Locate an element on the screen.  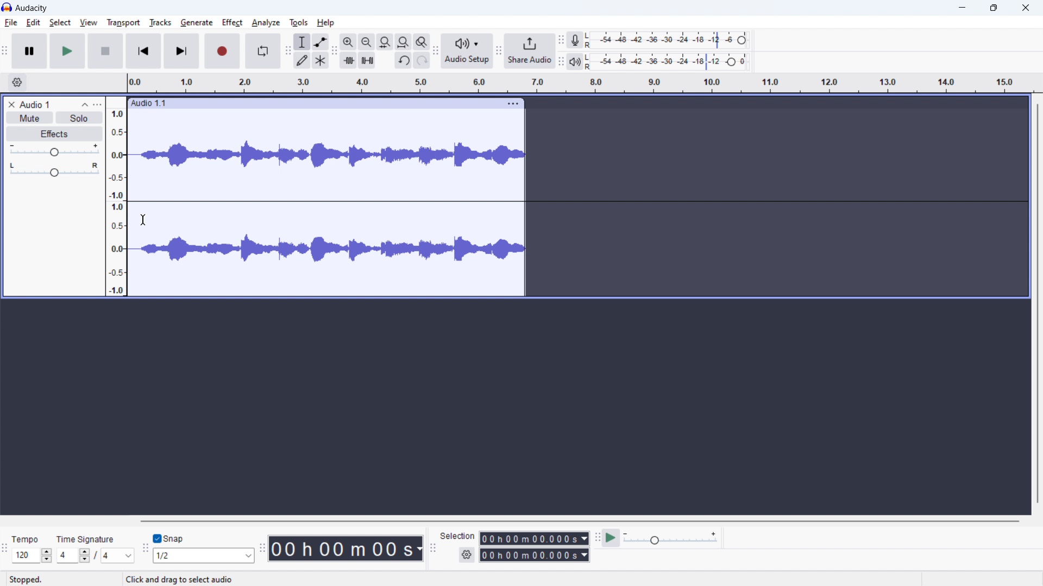
mute is located at coordinates (29, 117).